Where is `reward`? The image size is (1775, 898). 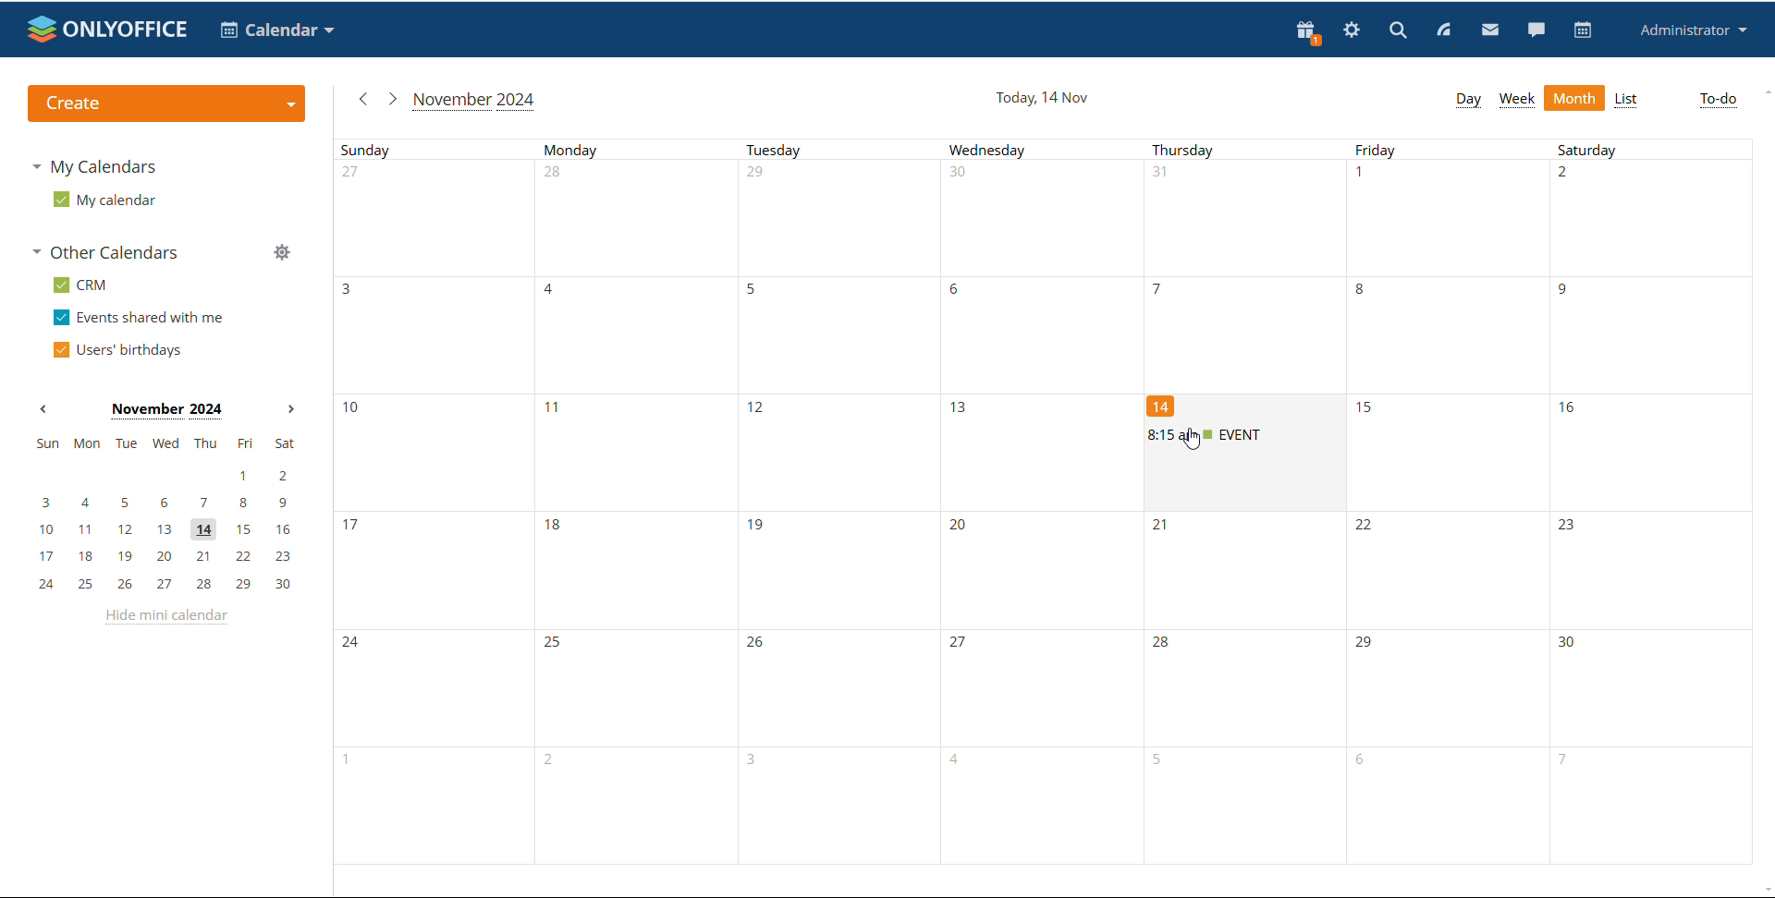 reward is located at coordinates (1308, 32).